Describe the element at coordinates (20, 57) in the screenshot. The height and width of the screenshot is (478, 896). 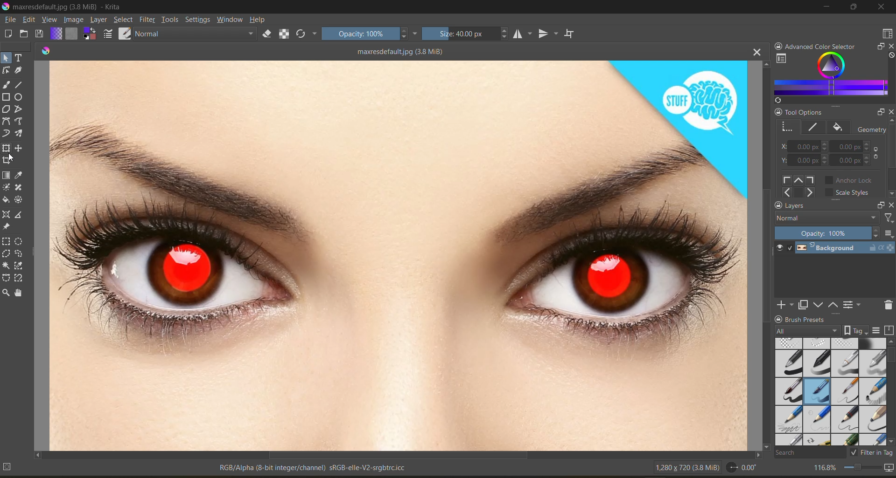
I see `tool` at that location.